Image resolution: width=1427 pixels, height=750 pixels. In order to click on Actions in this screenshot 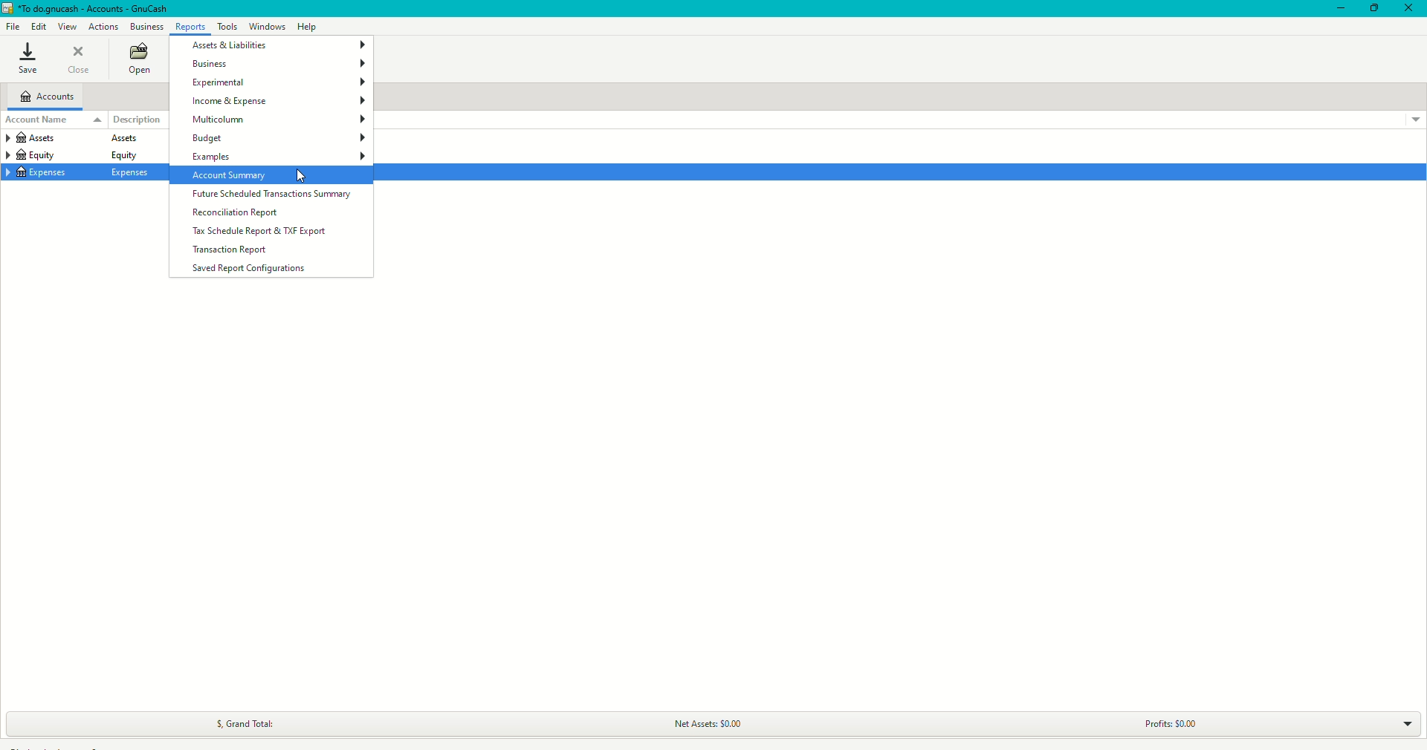, I will do `click(105, 26)`.